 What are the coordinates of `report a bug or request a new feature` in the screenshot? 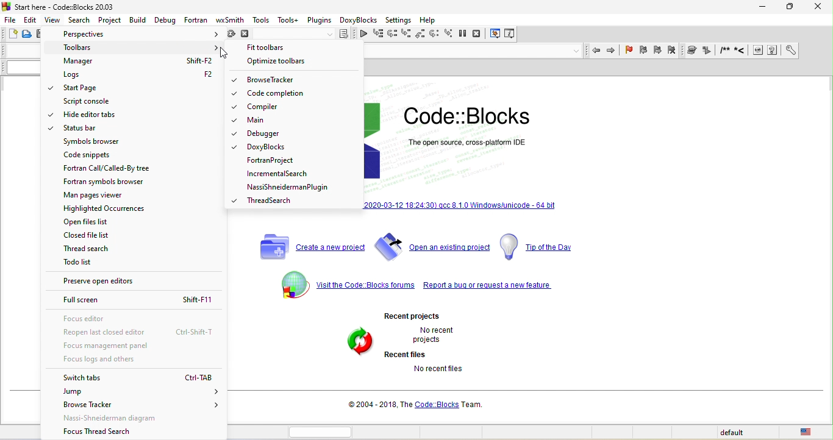 It's located at (489, 288).